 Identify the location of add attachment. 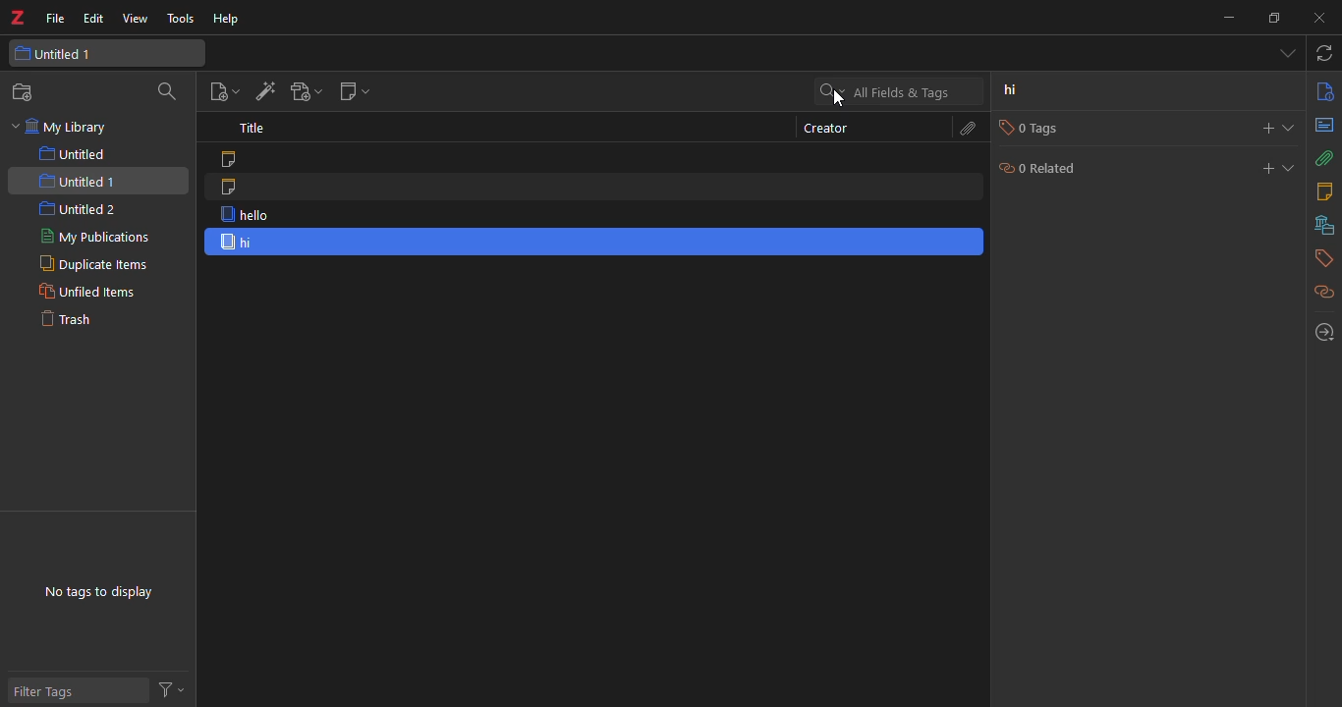
(304, 91).